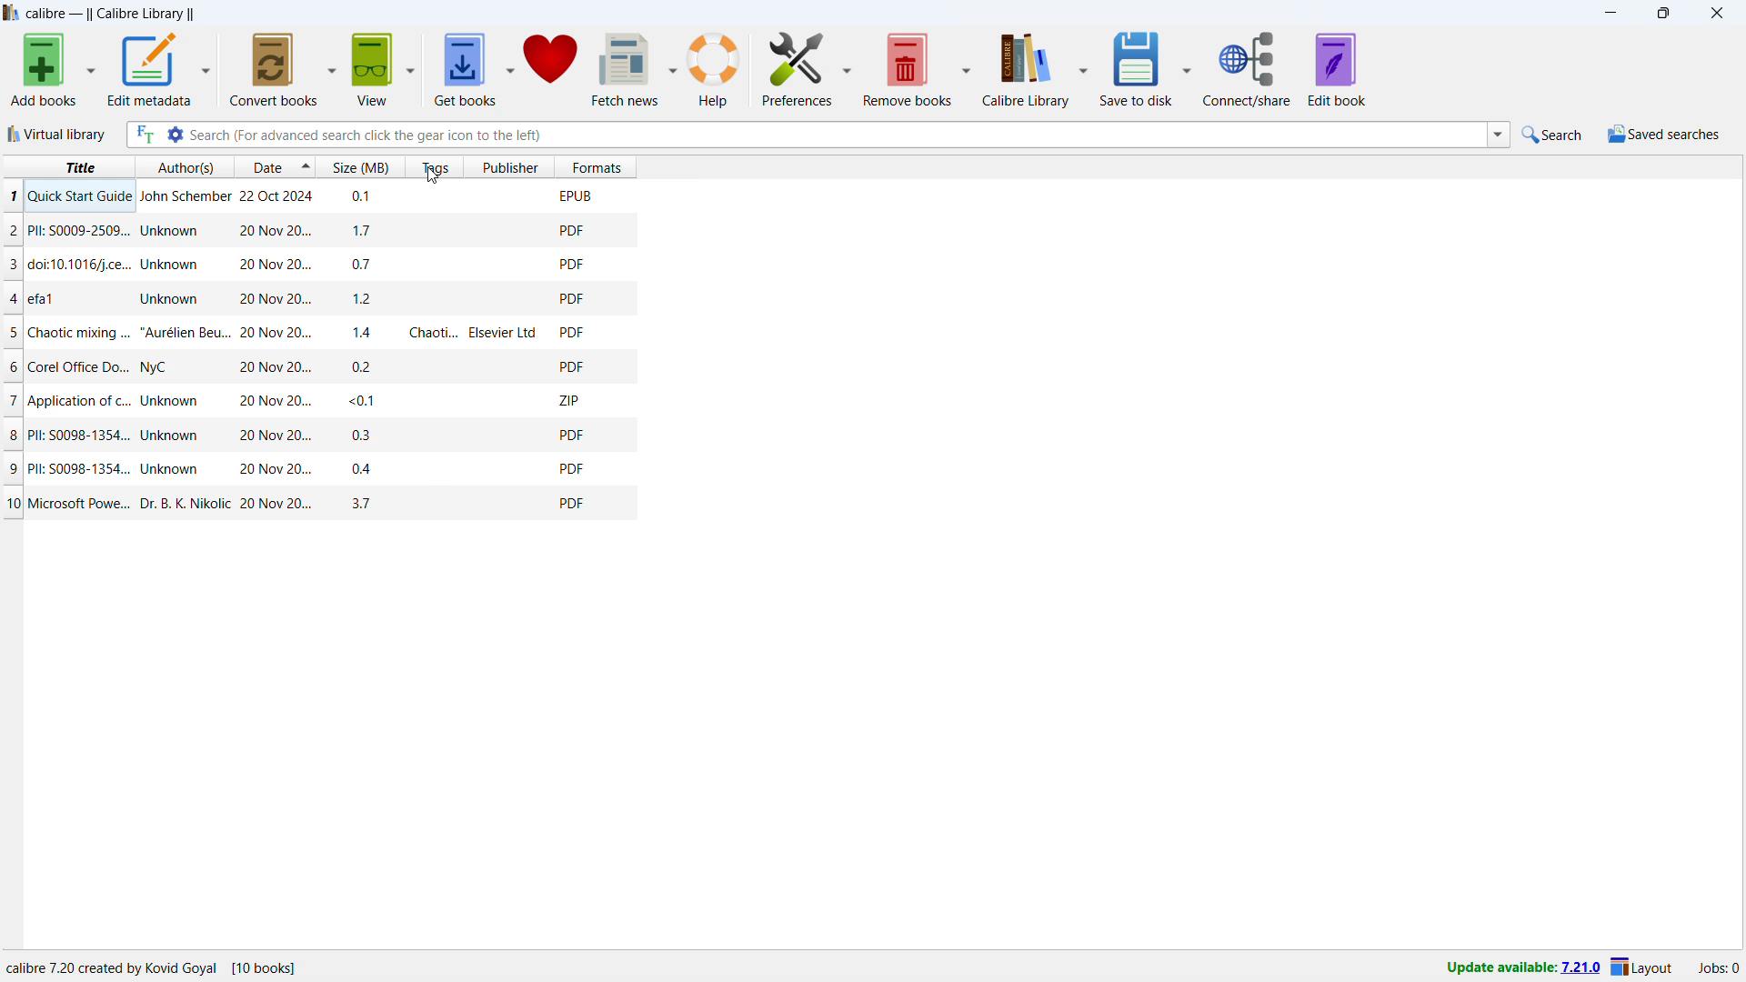  Describe the element at coordinates (838, 135) in the screenshot. I see `enter search string` at that location.